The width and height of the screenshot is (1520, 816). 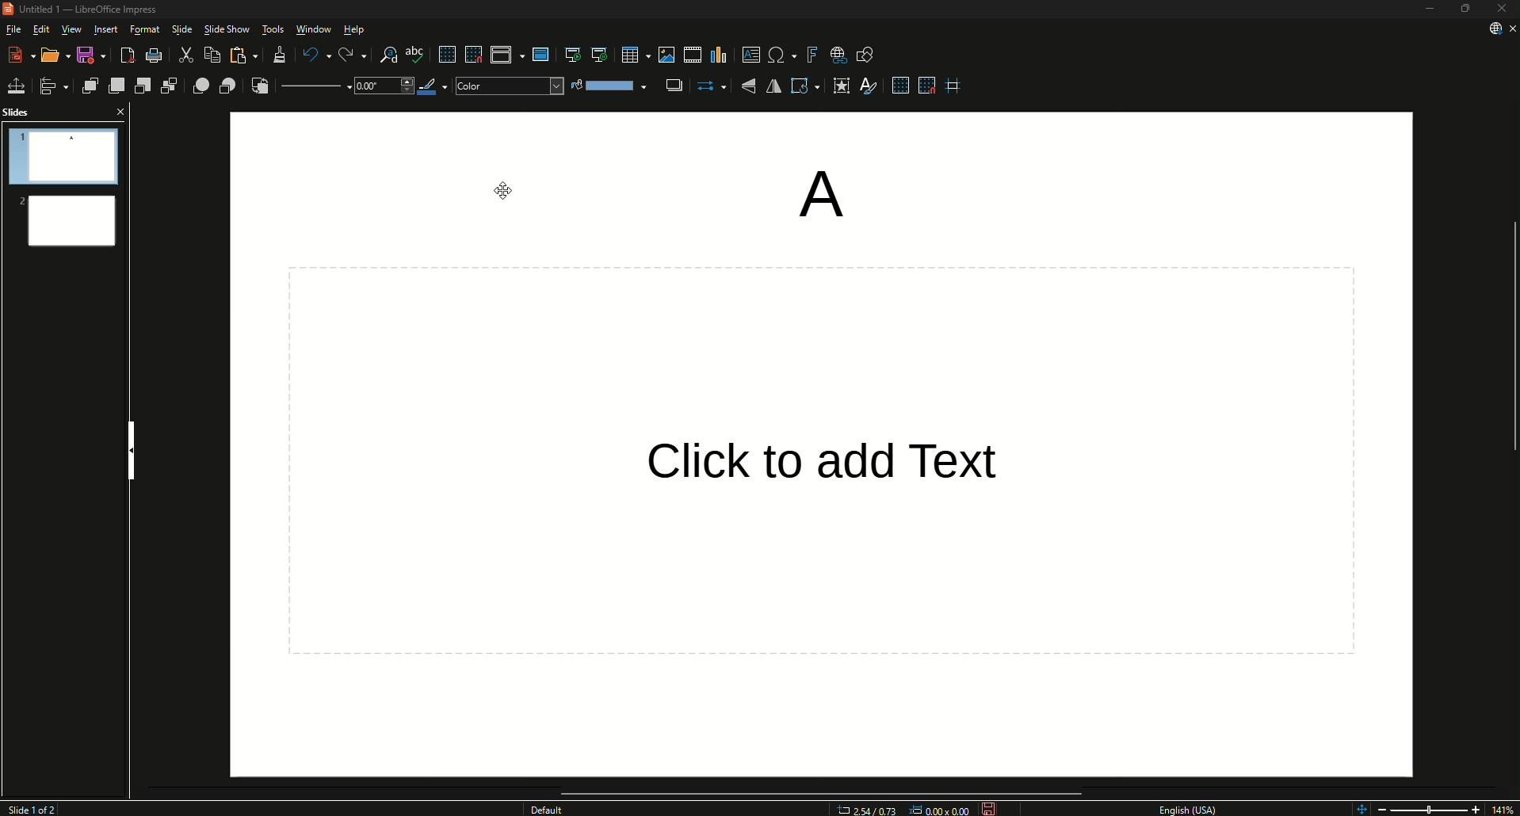 What do you see at coordinates (631, 52) in the screenshot?
I see `Table` at bounding box center [631, 52].